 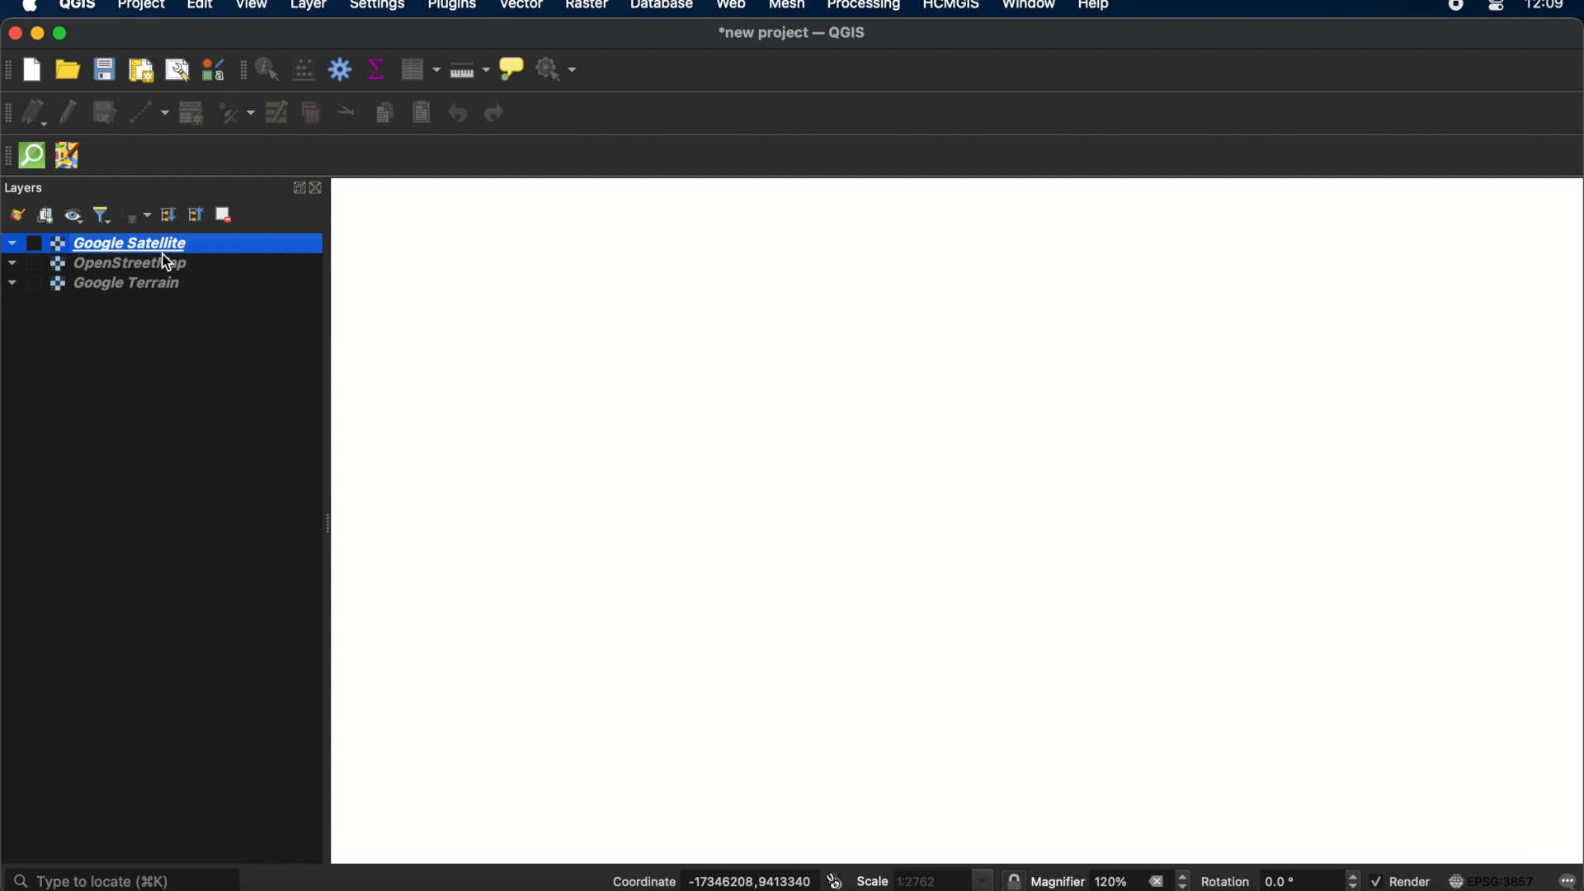 I want to click on close, so click(x=320, y=188).